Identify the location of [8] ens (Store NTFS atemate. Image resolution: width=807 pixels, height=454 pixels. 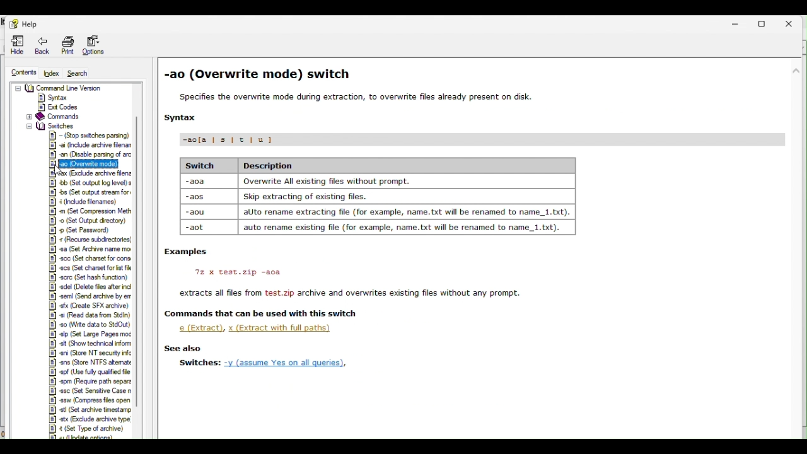
(90, 361).